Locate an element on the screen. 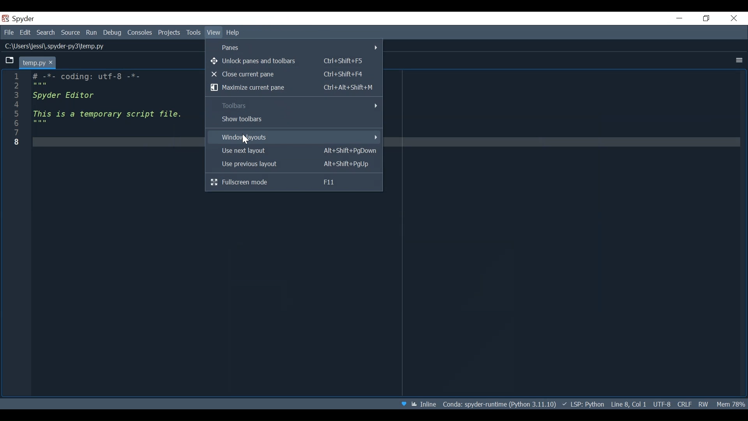 The image size is (748, 421). Unlock panes and toolbars is located at coordinates (293, 61).